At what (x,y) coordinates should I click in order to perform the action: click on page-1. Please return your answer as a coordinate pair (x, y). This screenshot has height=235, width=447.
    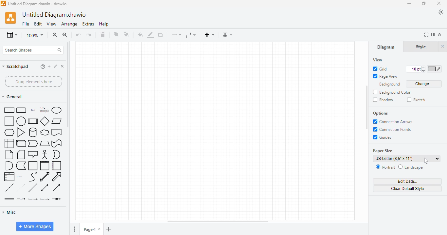
    Looking at the image, I should click on (92, 229).